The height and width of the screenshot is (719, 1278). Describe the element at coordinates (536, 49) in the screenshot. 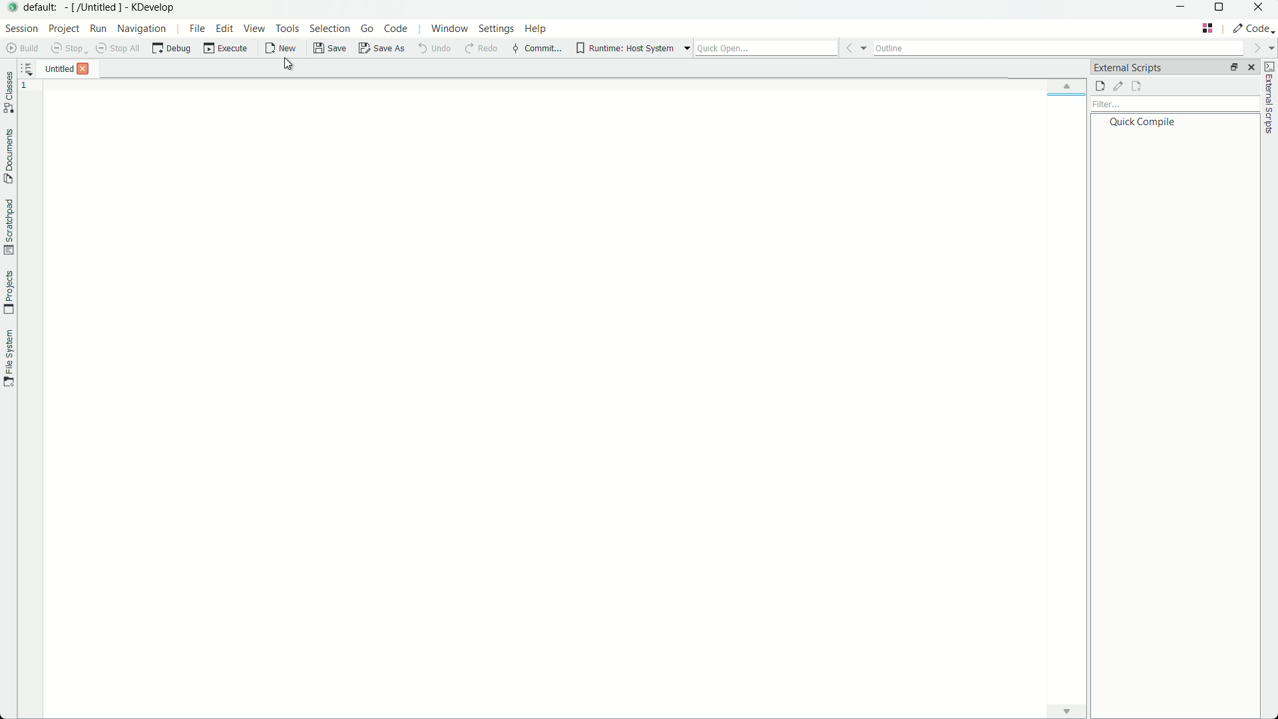

I see `commit` at that location.